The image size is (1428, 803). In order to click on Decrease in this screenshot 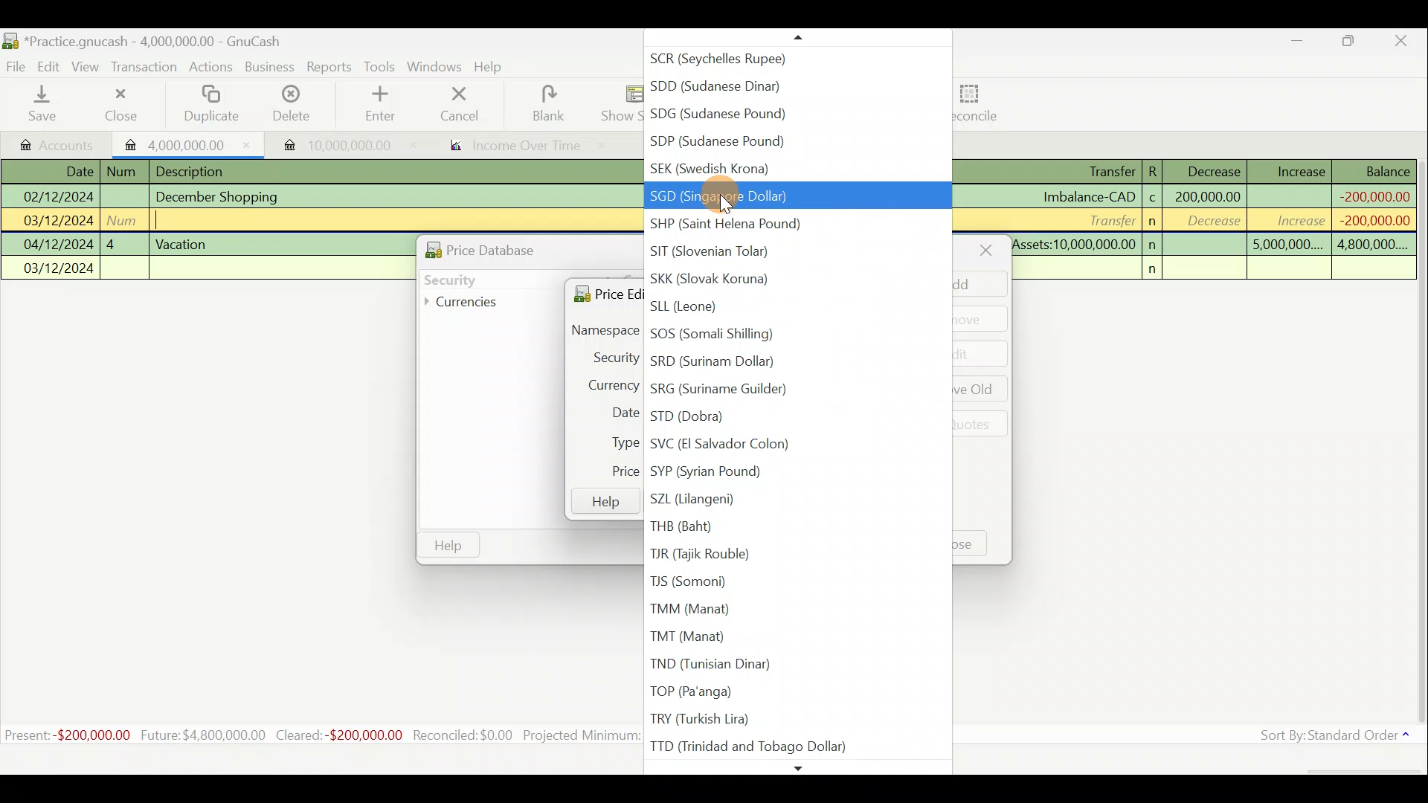, I will do `click(1213, 170)`.